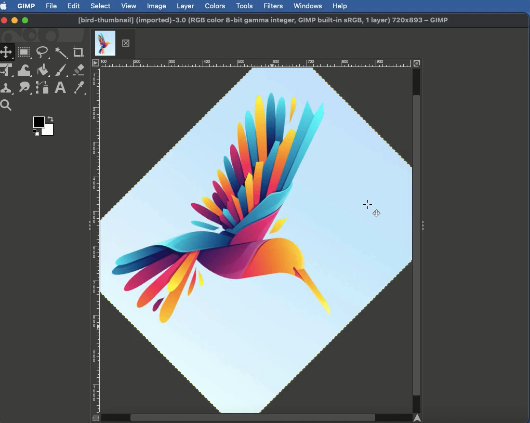 This screenshot has height=423, width=530. I want to click on Smudge tool, so click(23, 88).